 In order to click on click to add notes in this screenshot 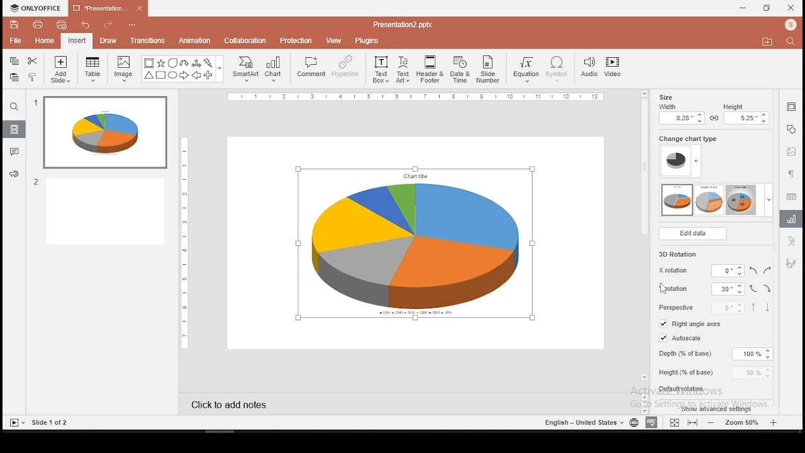, I will do `click(229, 403)`.